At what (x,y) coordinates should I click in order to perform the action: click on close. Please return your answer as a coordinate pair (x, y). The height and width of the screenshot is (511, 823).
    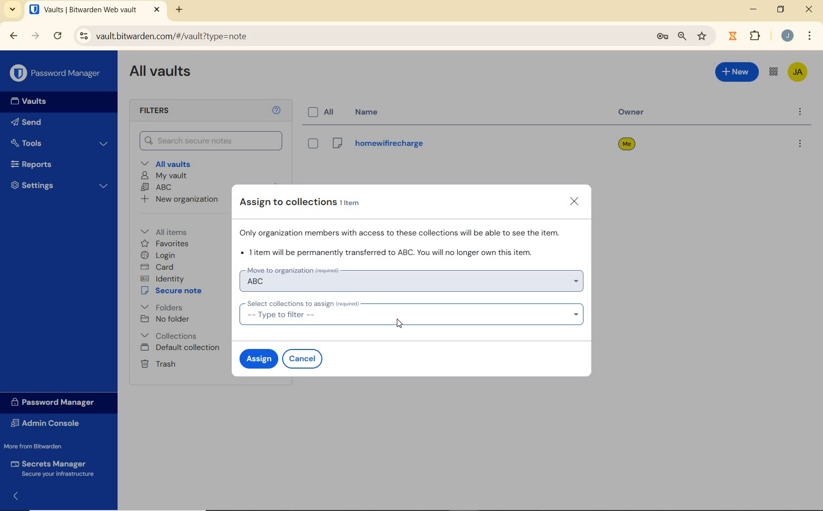
    Looking at the image, I should click on (809, 9).